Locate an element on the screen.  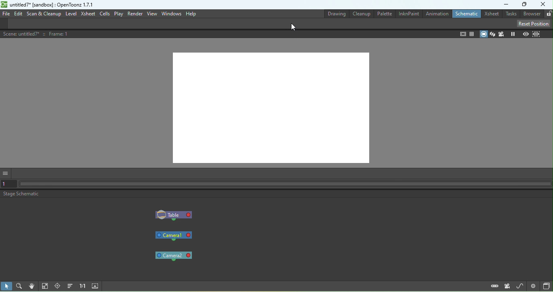
Horizontal scroll bar is located at coordinates (286, 184).